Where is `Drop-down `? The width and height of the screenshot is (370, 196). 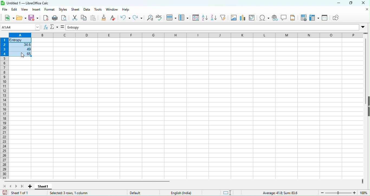 Drop-down  is located at coordinates (364, 27).